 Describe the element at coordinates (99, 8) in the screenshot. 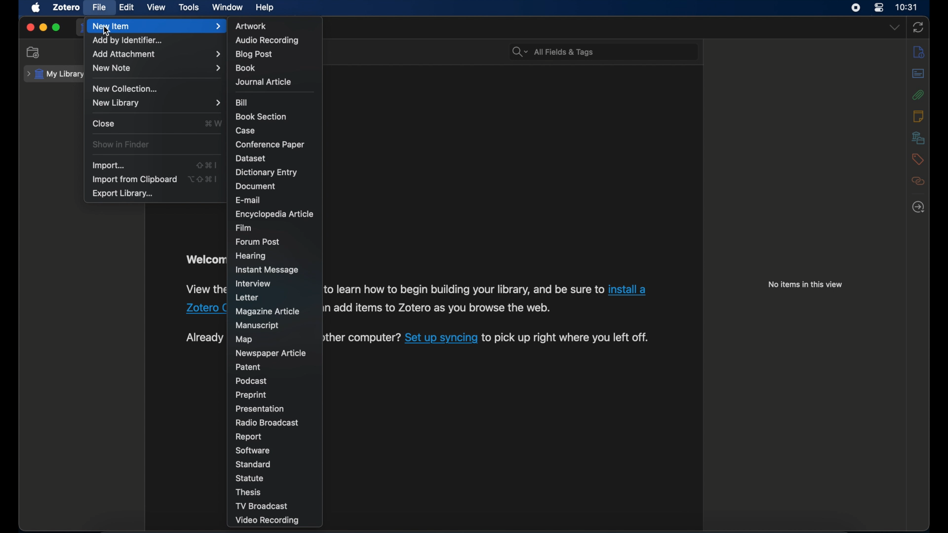

I see `file` at that location.